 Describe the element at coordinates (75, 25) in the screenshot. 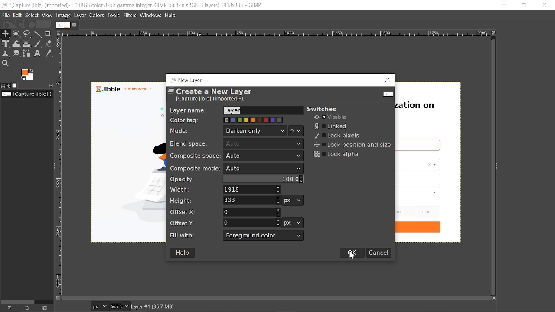

I see `Close tab` at that location.